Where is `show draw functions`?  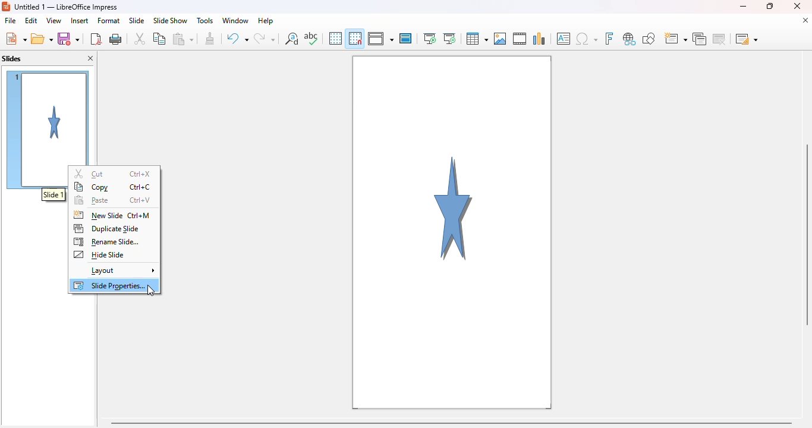 show draw functions is located at coordinates (649, 39).